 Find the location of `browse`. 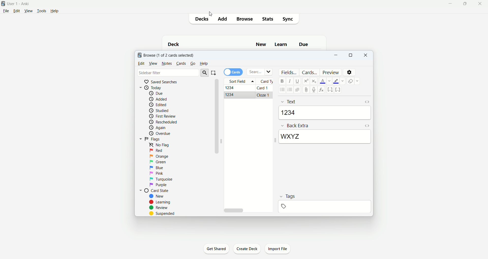

browse is located at coordinates (170, 56).